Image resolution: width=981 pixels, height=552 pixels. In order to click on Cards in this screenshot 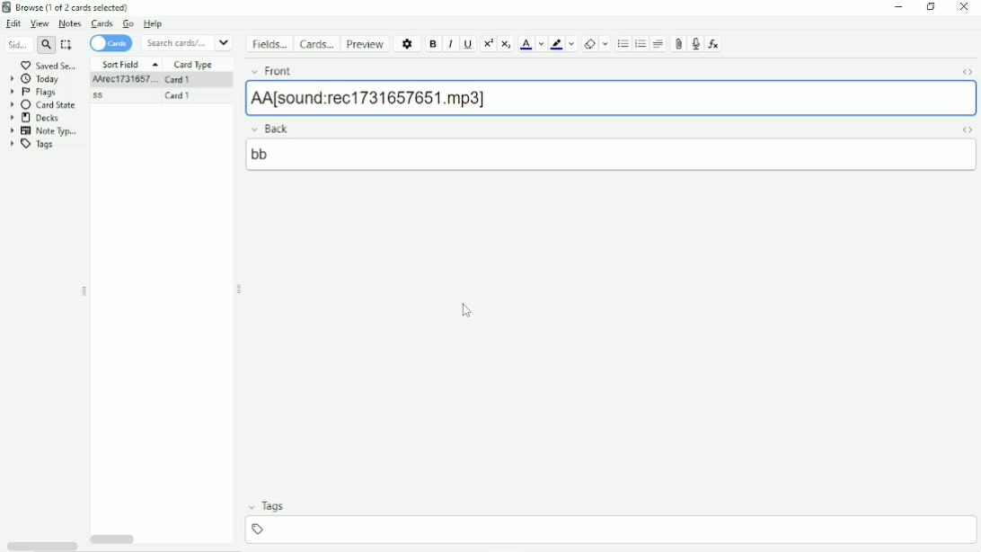, I will do `click(110, 43)`.